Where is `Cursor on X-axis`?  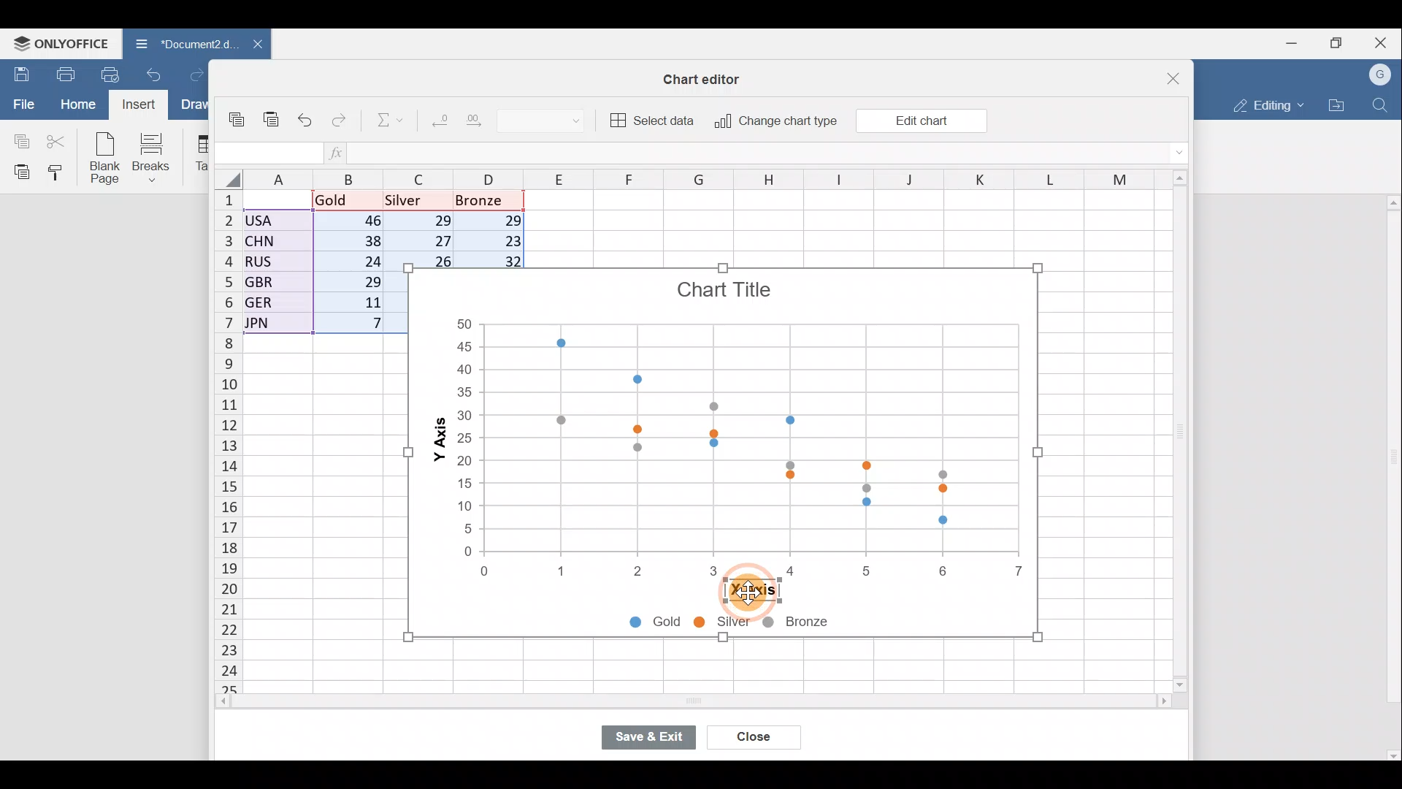 Cursor on X-axis is located at coordinates (752, 592).